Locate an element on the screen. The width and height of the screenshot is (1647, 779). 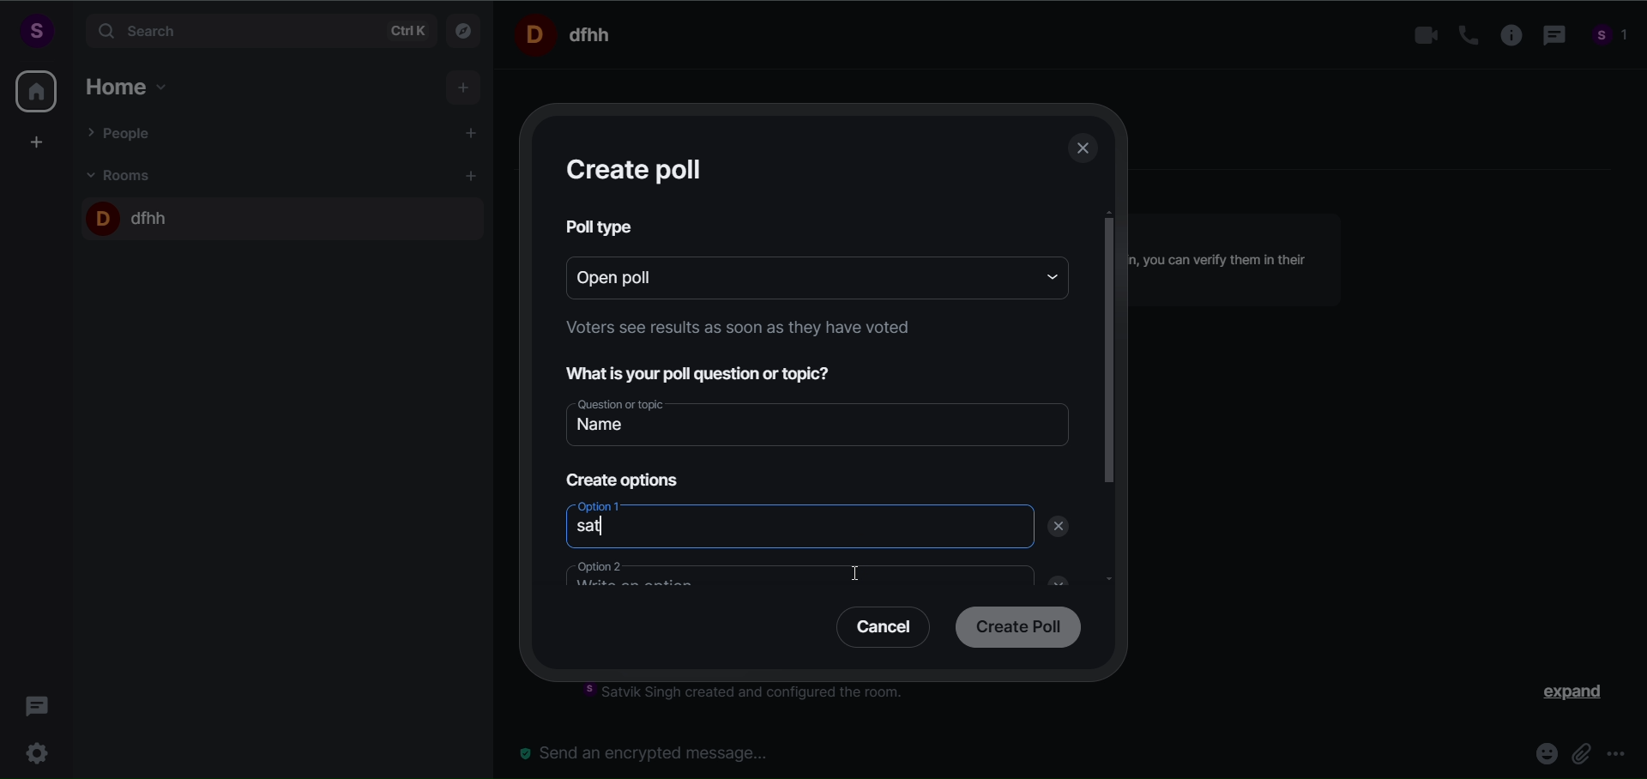
question or topic is located at coordinates (821, 420).